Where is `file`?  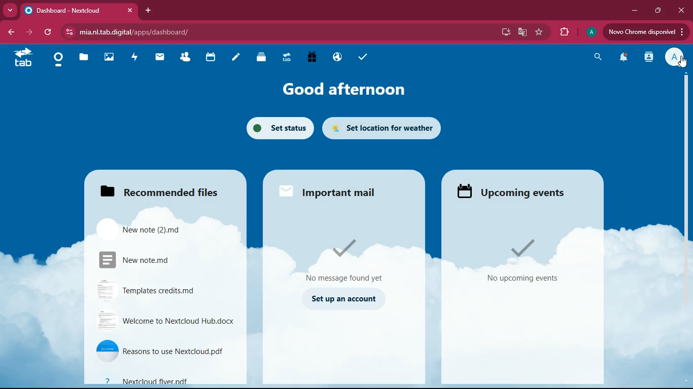
file is located at coordinates (166, 321).